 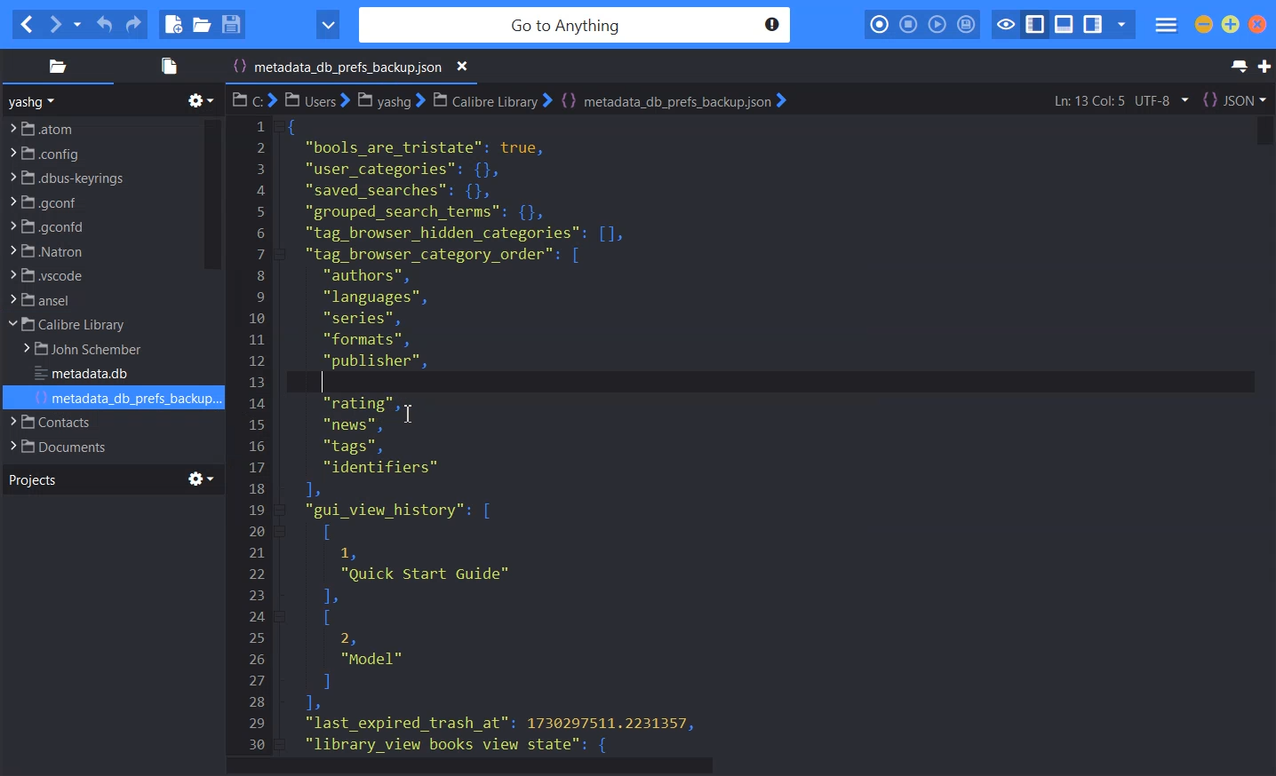 What do you see at coordinates (750, 766) in the screenshot?
I see `Horizontal scroll bar` at bounding box center [750, 766].